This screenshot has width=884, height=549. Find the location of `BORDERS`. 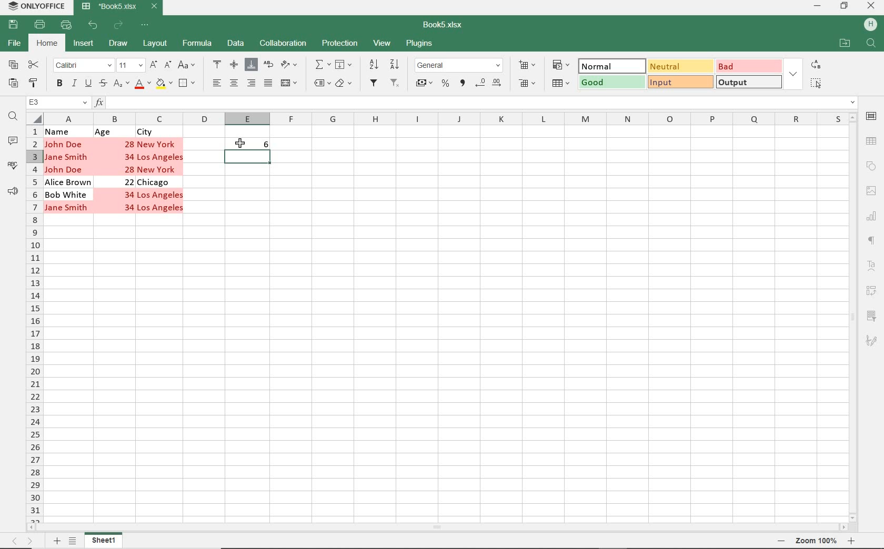

BORDERS is located at coordinates (188, 84).